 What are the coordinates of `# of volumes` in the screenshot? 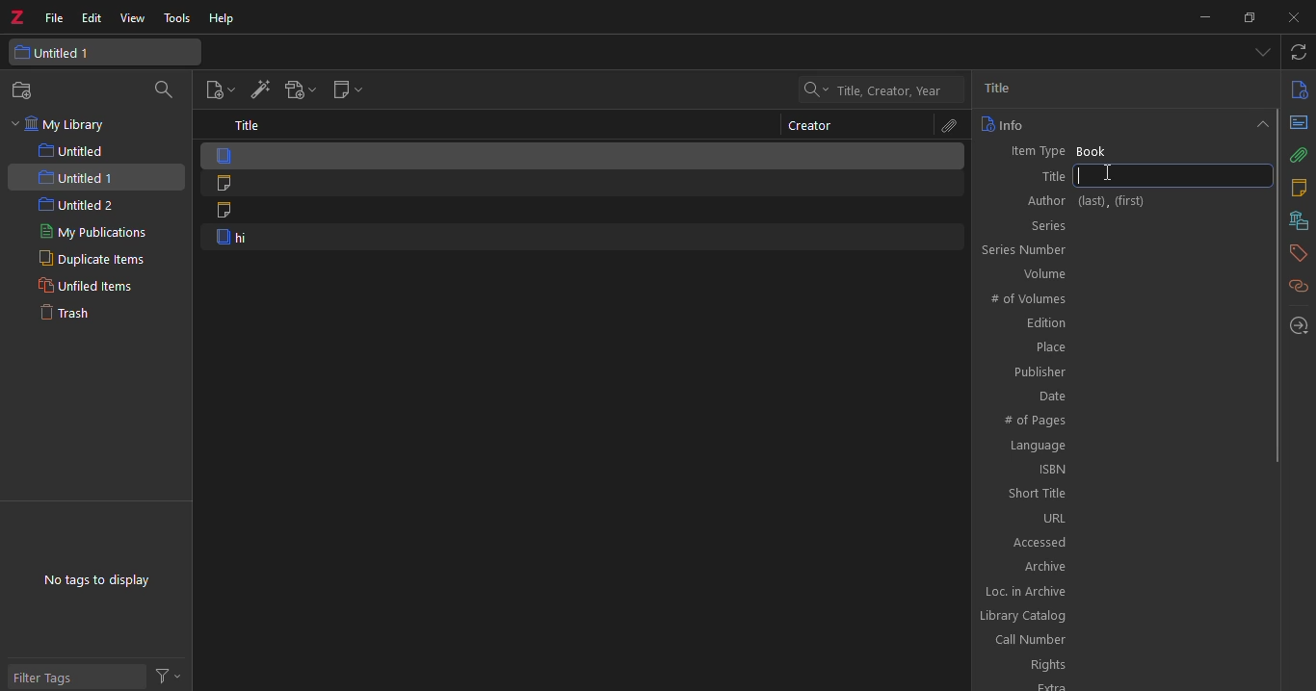 It's located at (1122, 297).